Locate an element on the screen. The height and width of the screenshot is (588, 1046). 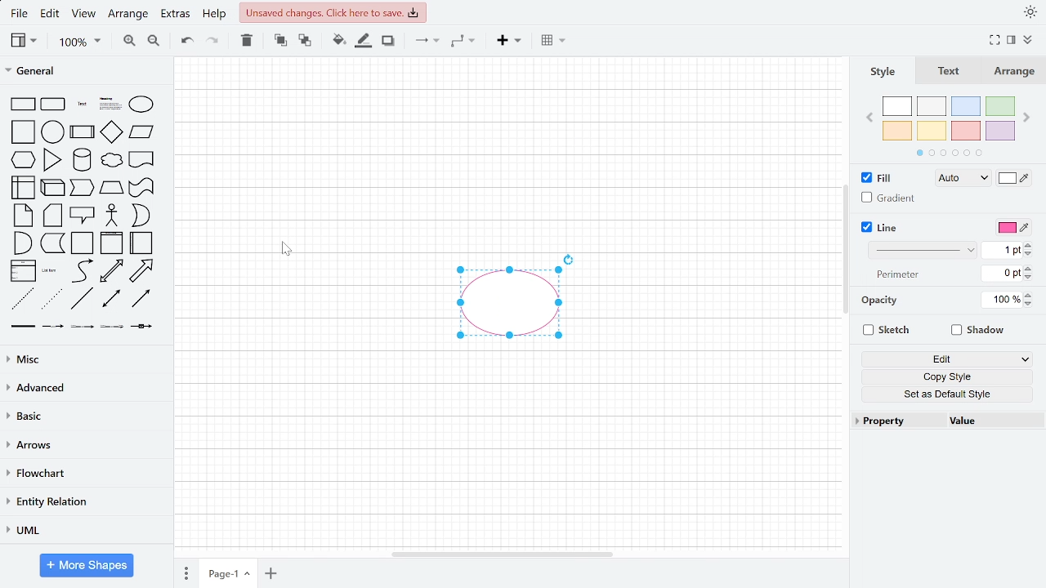
list is located at coordinates (21, 271).